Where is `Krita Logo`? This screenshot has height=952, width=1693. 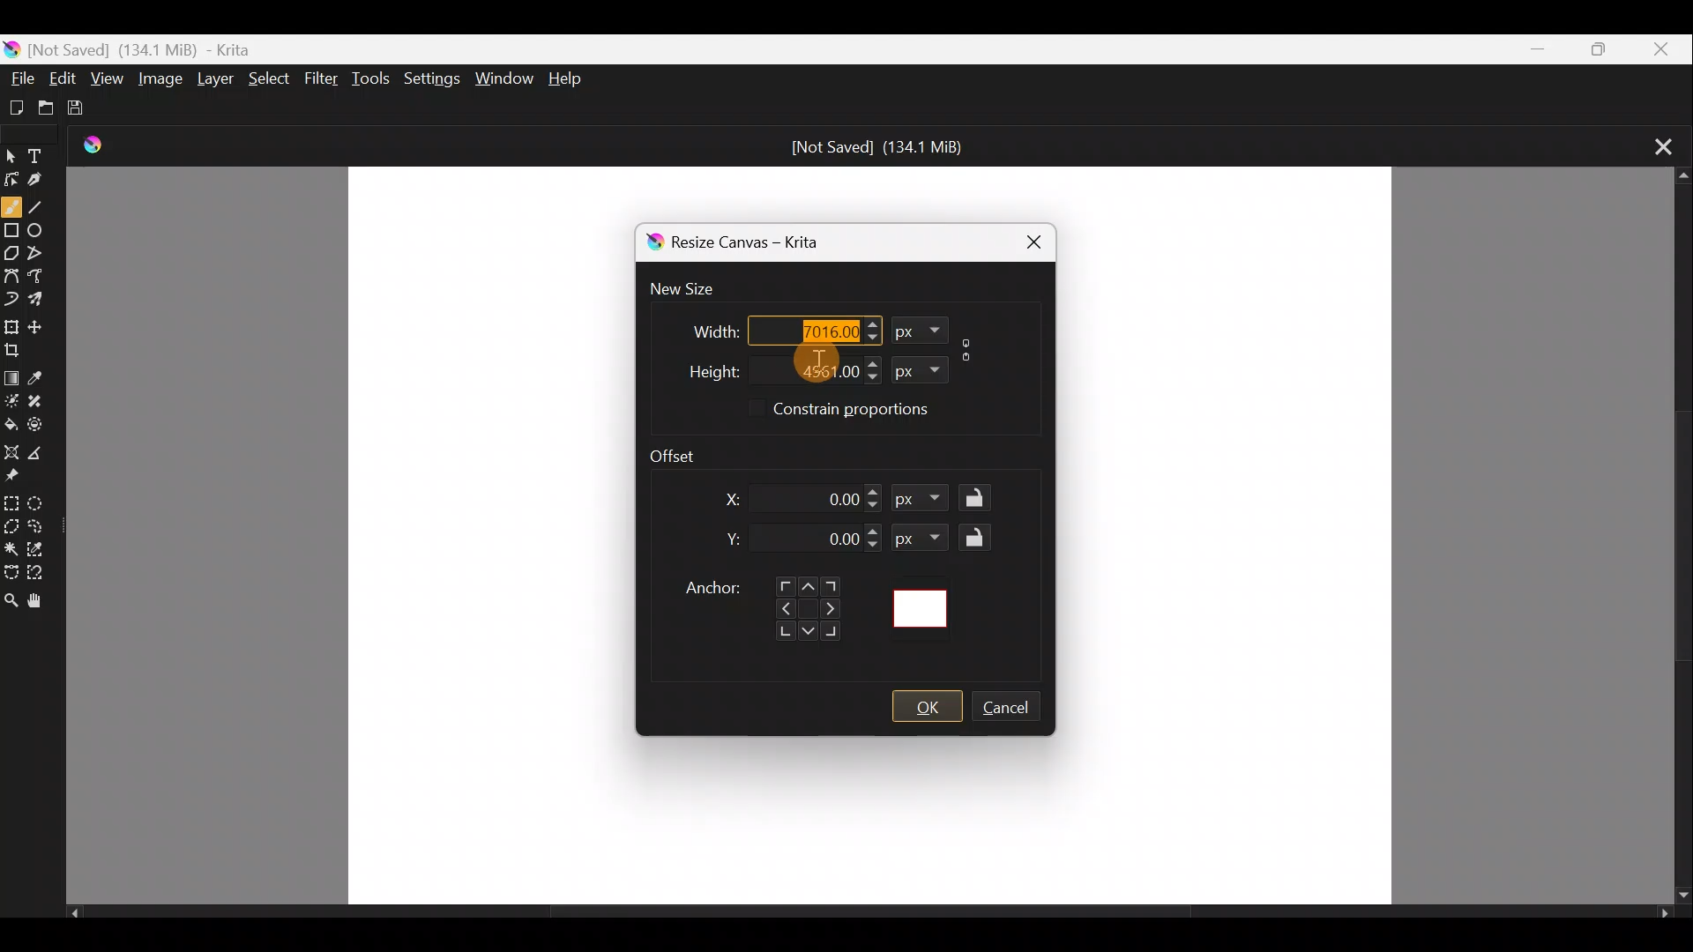
Krita Logo is located at coordinates (101, 145).